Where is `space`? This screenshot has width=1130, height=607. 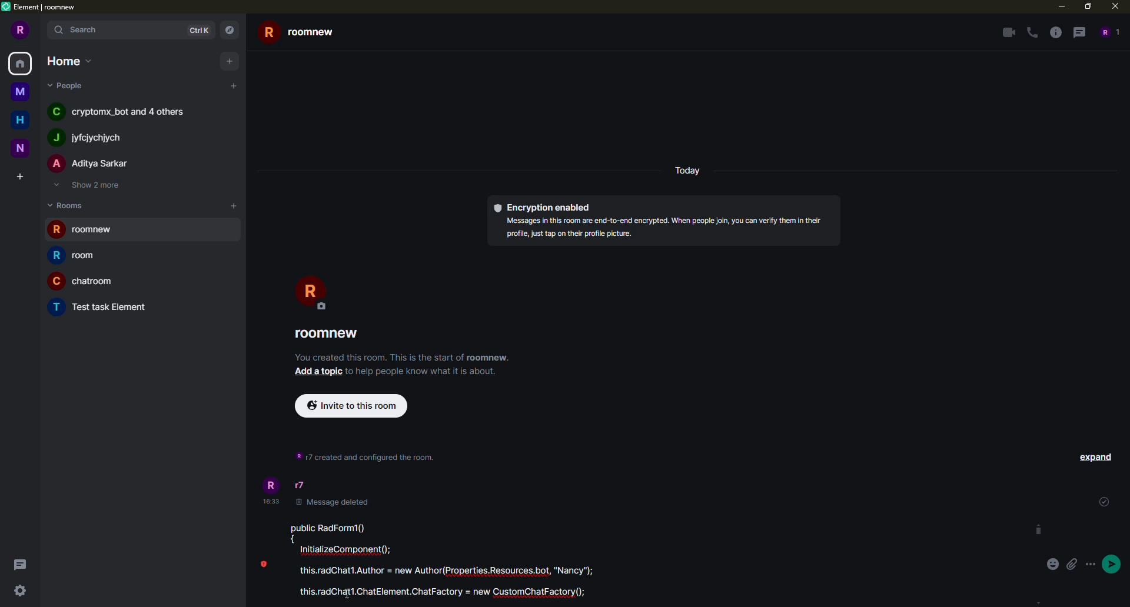 space is located at coordinates (21, 92).